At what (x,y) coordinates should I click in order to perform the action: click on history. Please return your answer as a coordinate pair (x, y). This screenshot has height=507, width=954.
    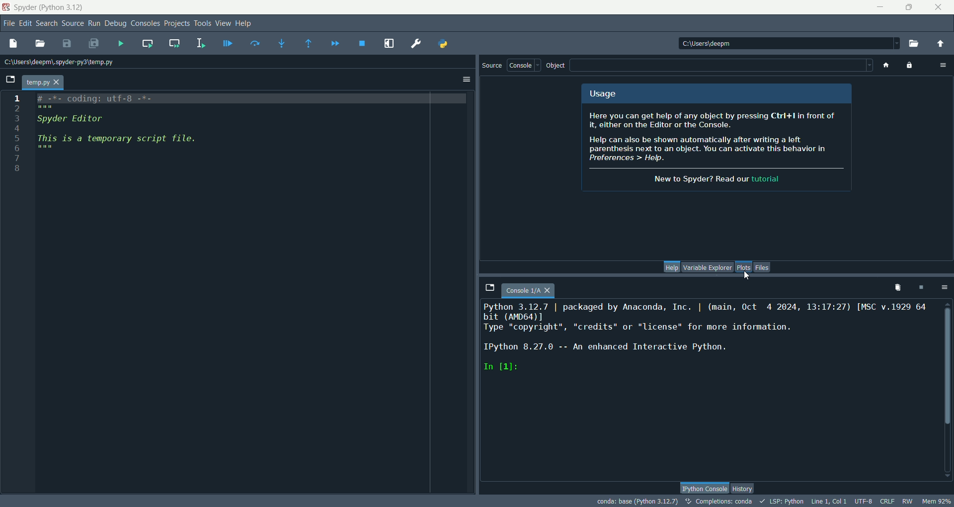
    Looking at the image, I should click on (744, 489).